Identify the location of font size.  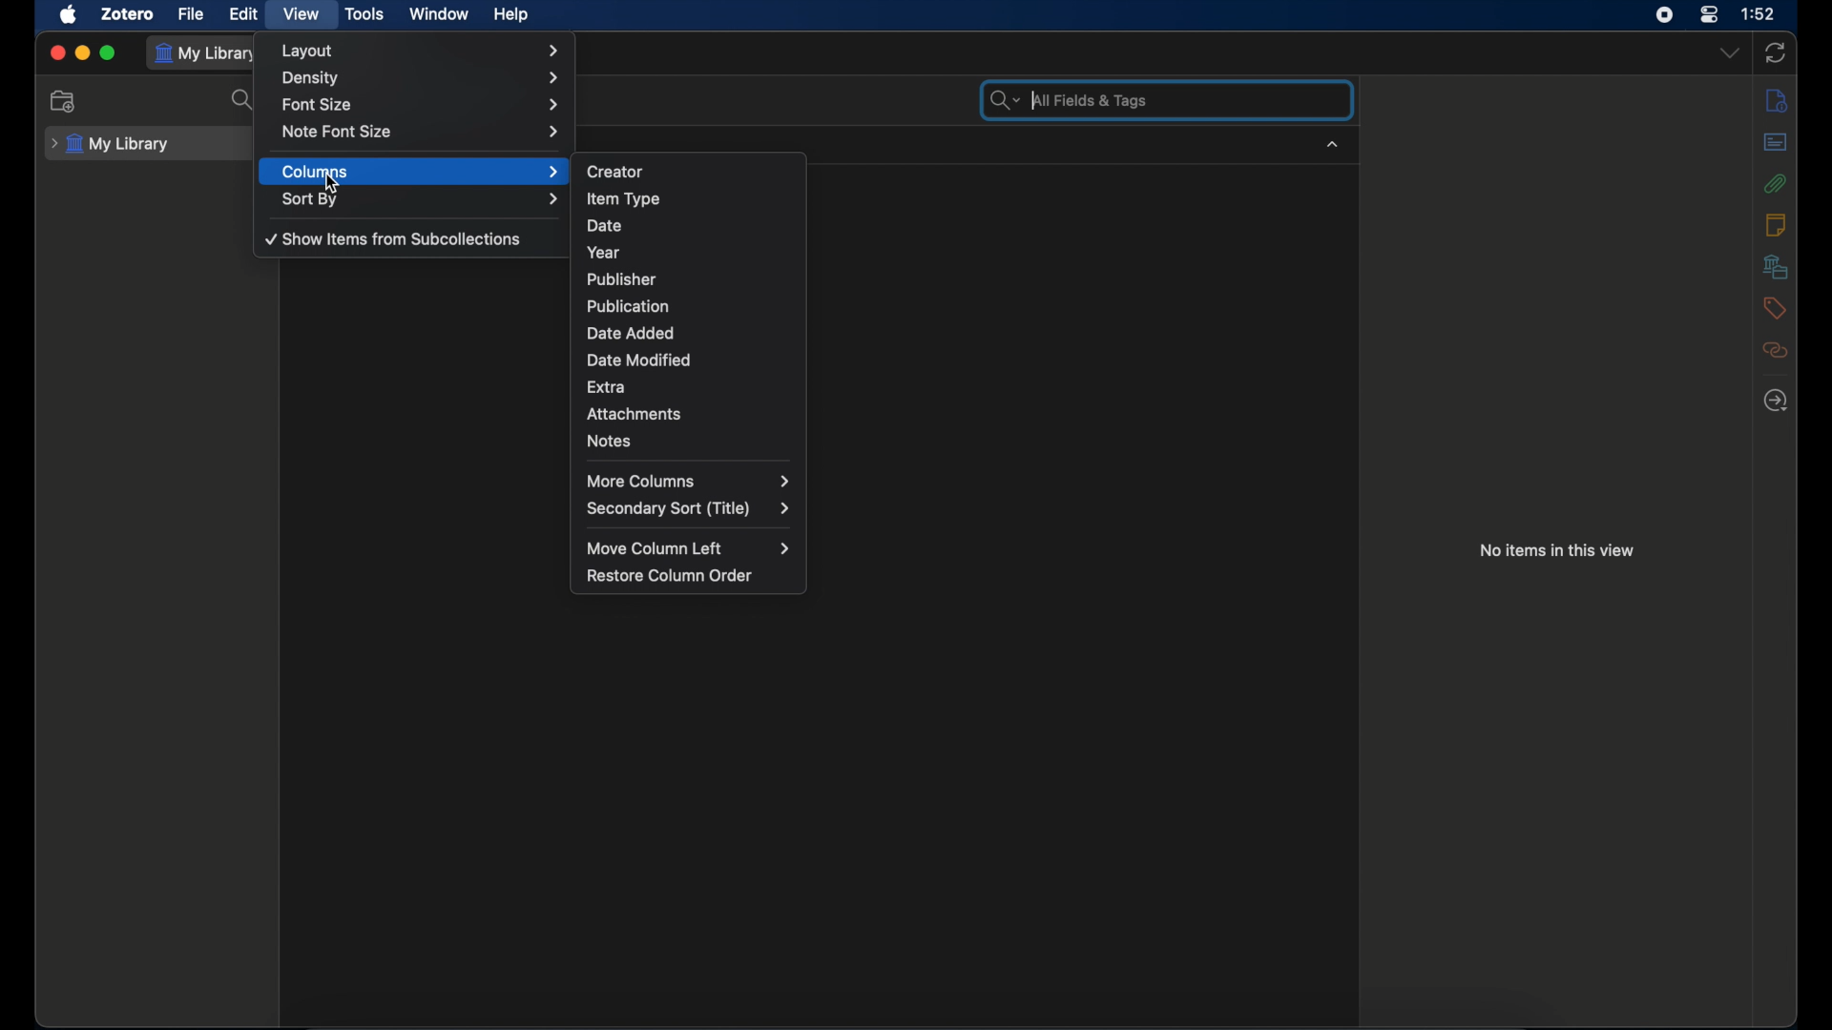
(424, 106).